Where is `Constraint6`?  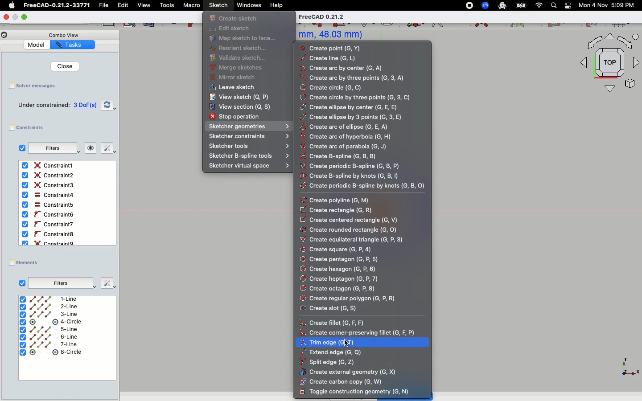
Constraint6 is located at coordinates (50, 224).